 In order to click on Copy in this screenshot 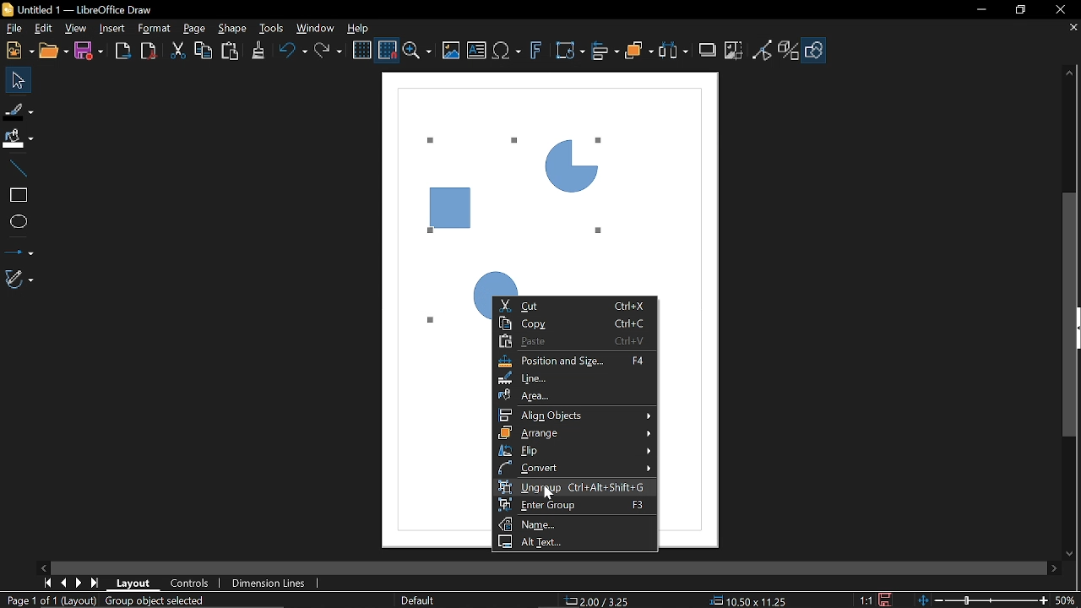, I will do `click(574, 323)`.